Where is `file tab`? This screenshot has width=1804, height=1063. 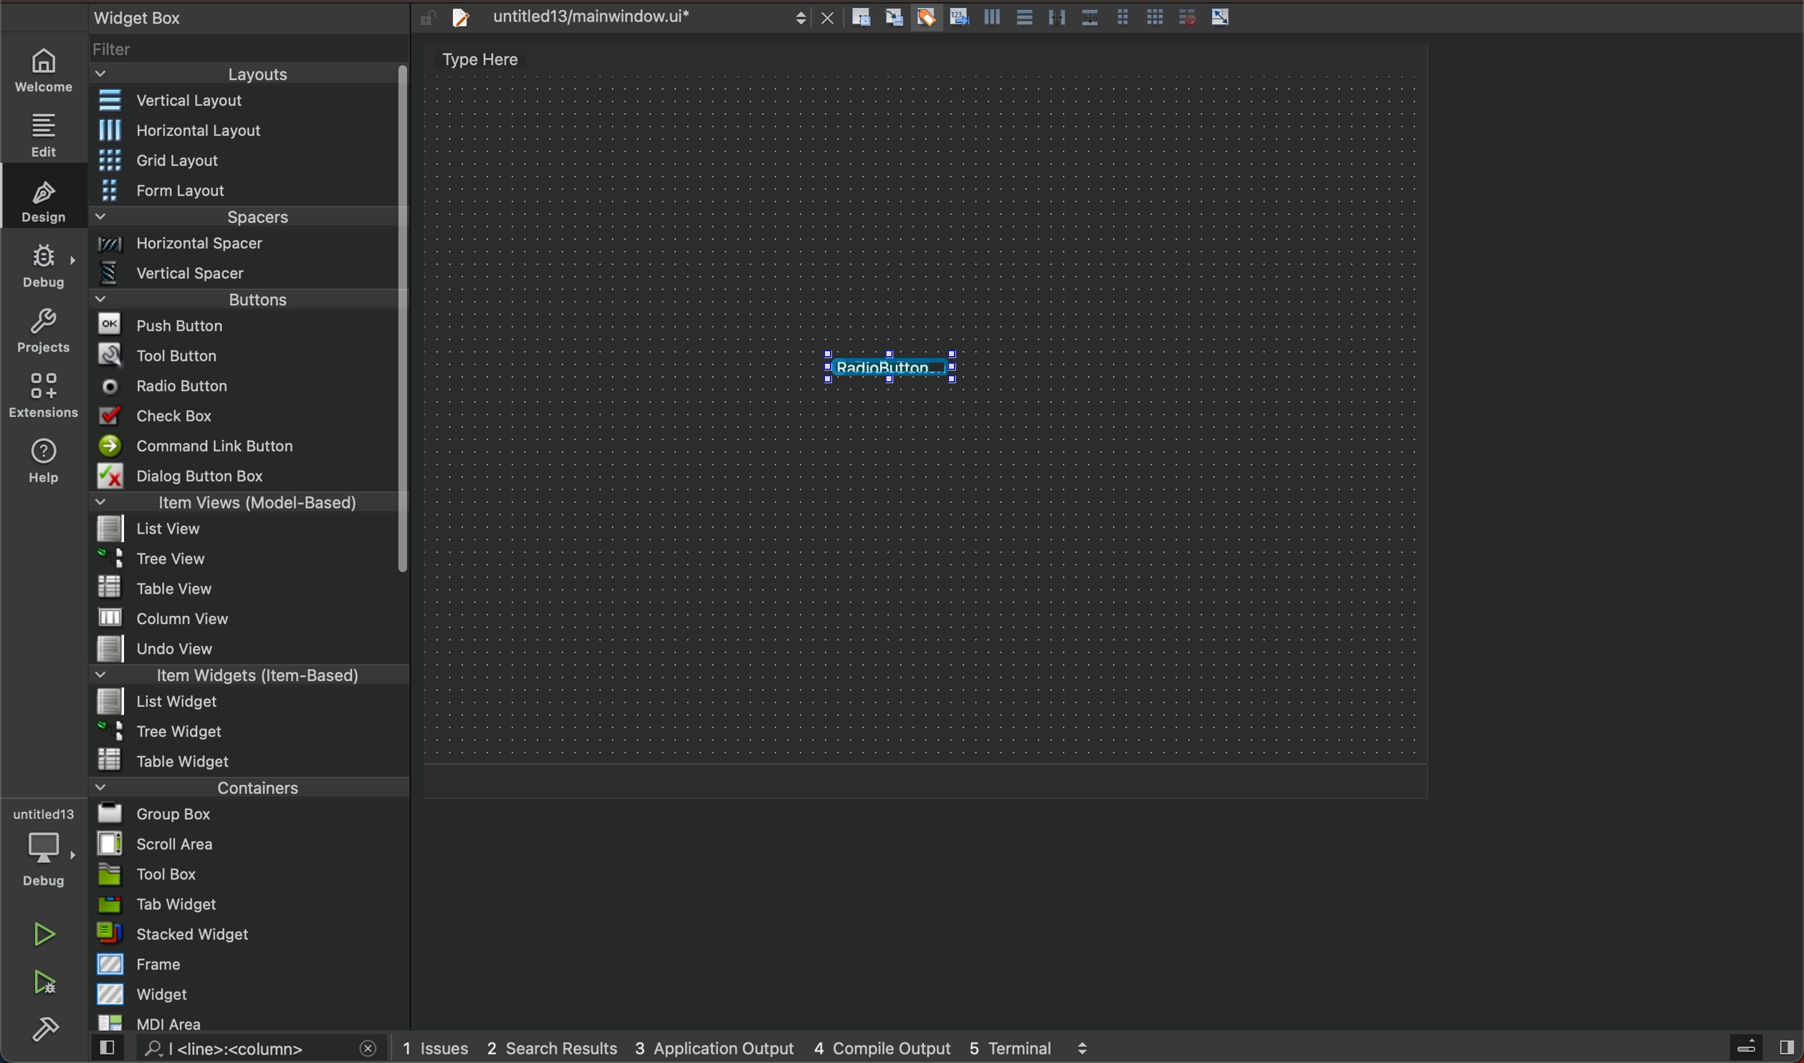 file tab is located at coordinates (638, 18).